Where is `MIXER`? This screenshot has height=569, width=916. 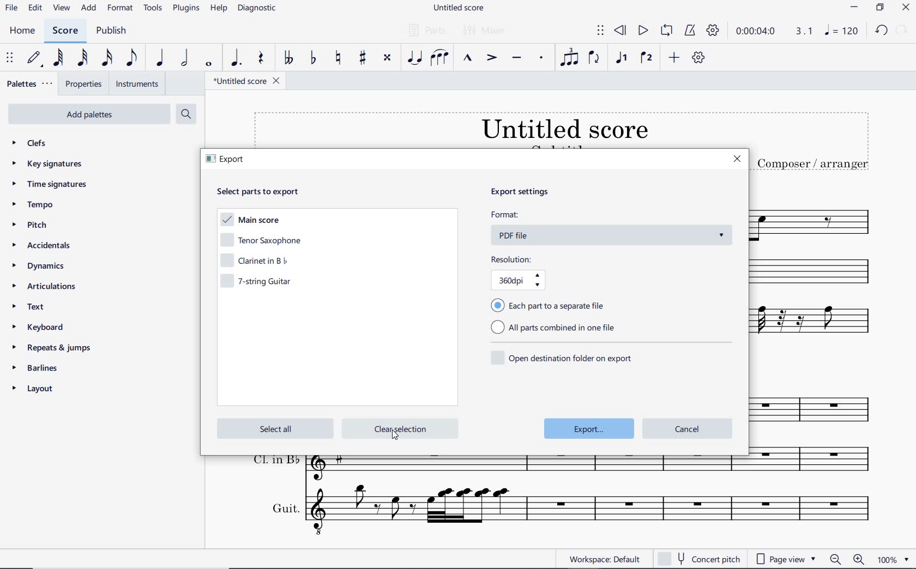 MIXER is located at coordinates (489, 31).